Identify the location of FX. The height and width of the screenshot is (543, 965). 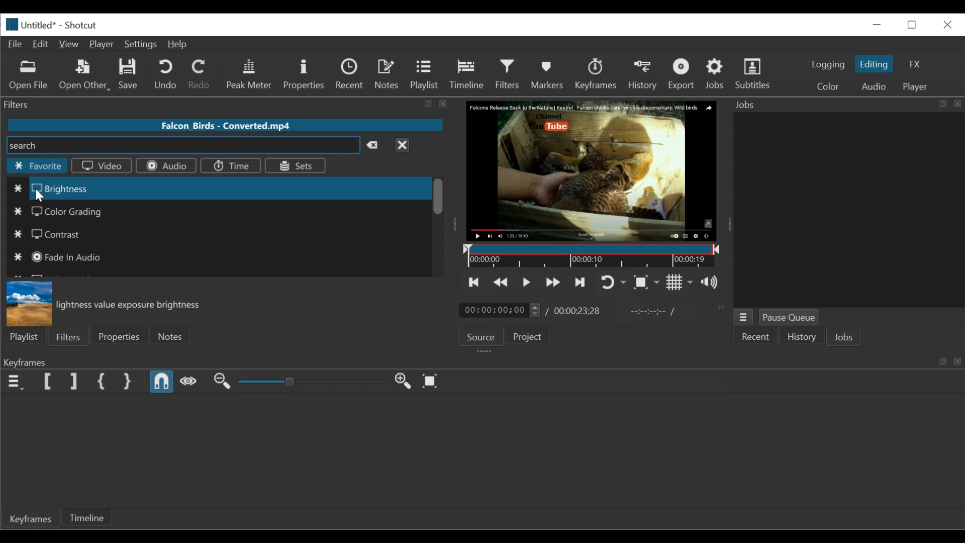
(915, 64).